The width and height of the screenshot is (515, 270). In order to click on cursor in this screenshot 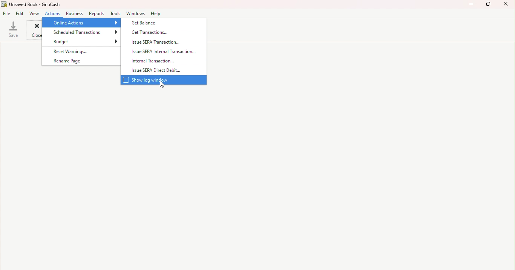, I will do `click(163, 85)`.